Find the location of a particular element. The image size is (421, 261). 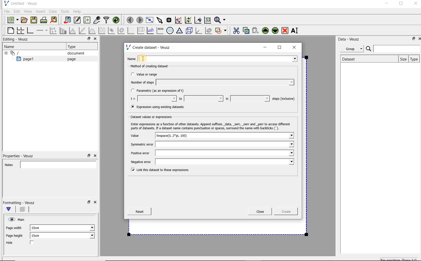

Cursor is located at coordinates (149, 57).